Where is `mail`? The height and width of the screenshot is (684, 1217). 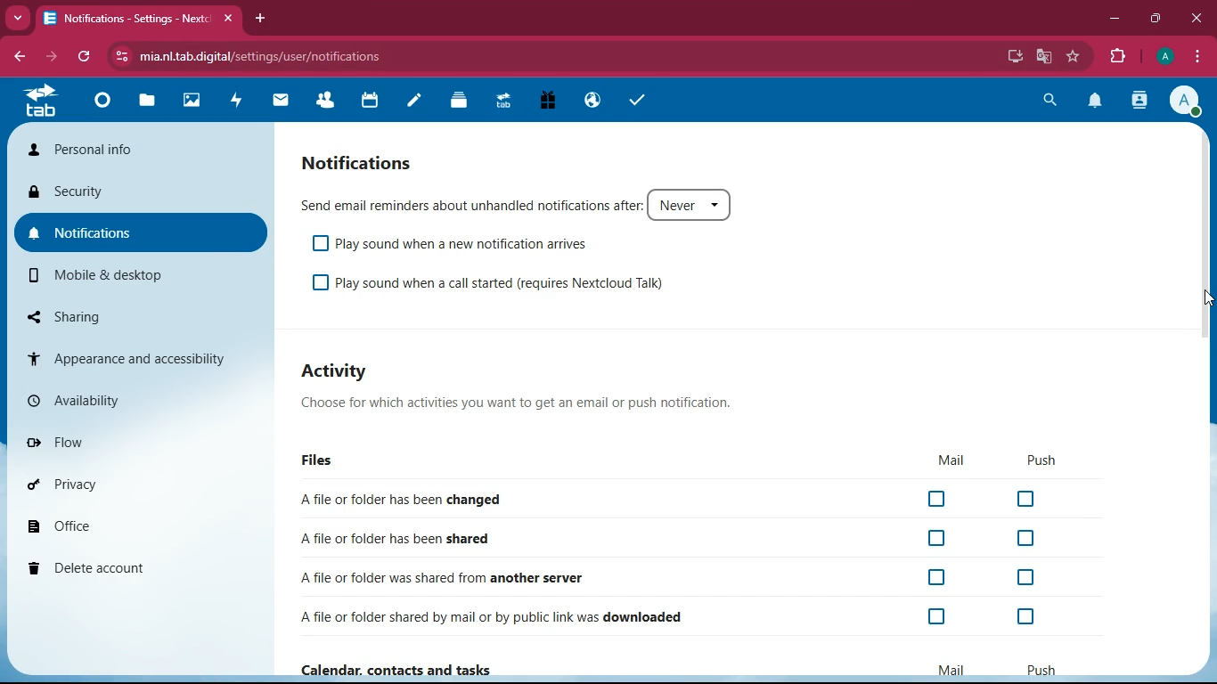
mail is located at coordinates (282, 102).